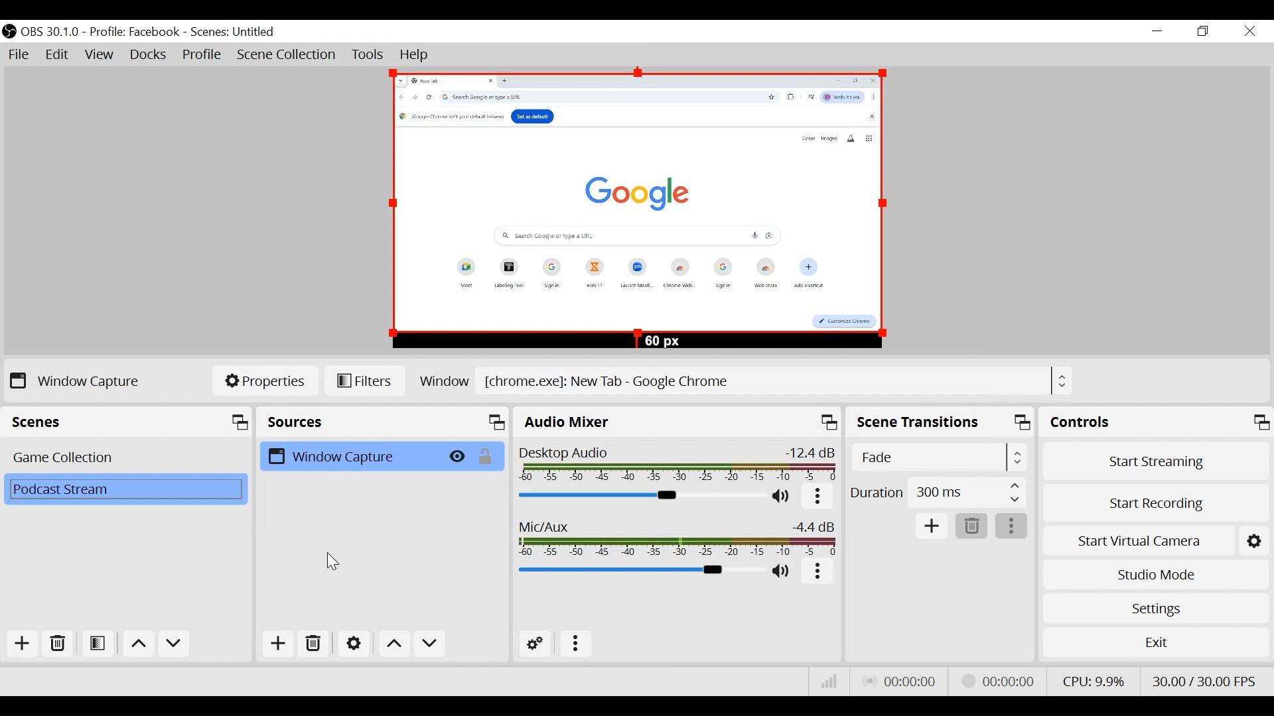 The image size is (1274, 716). I want to click on Remove, so click(56, 643).